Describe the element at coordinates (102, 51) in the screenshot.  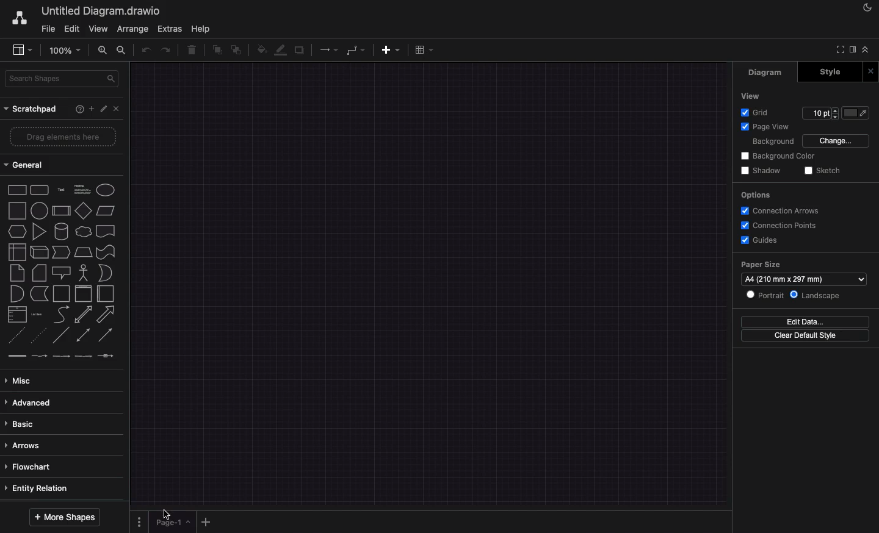
I see `zoom in` at that location.